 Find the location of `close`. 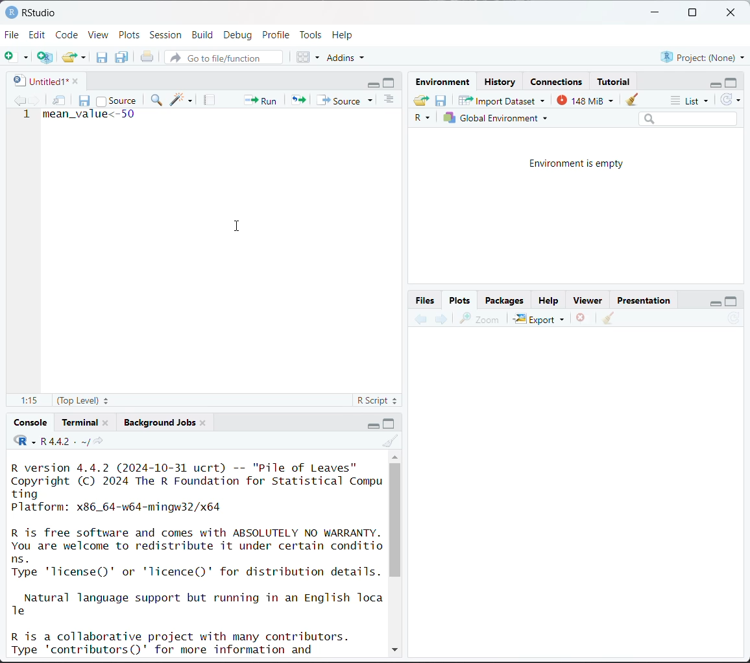

close is located at coordinates (203, 422).